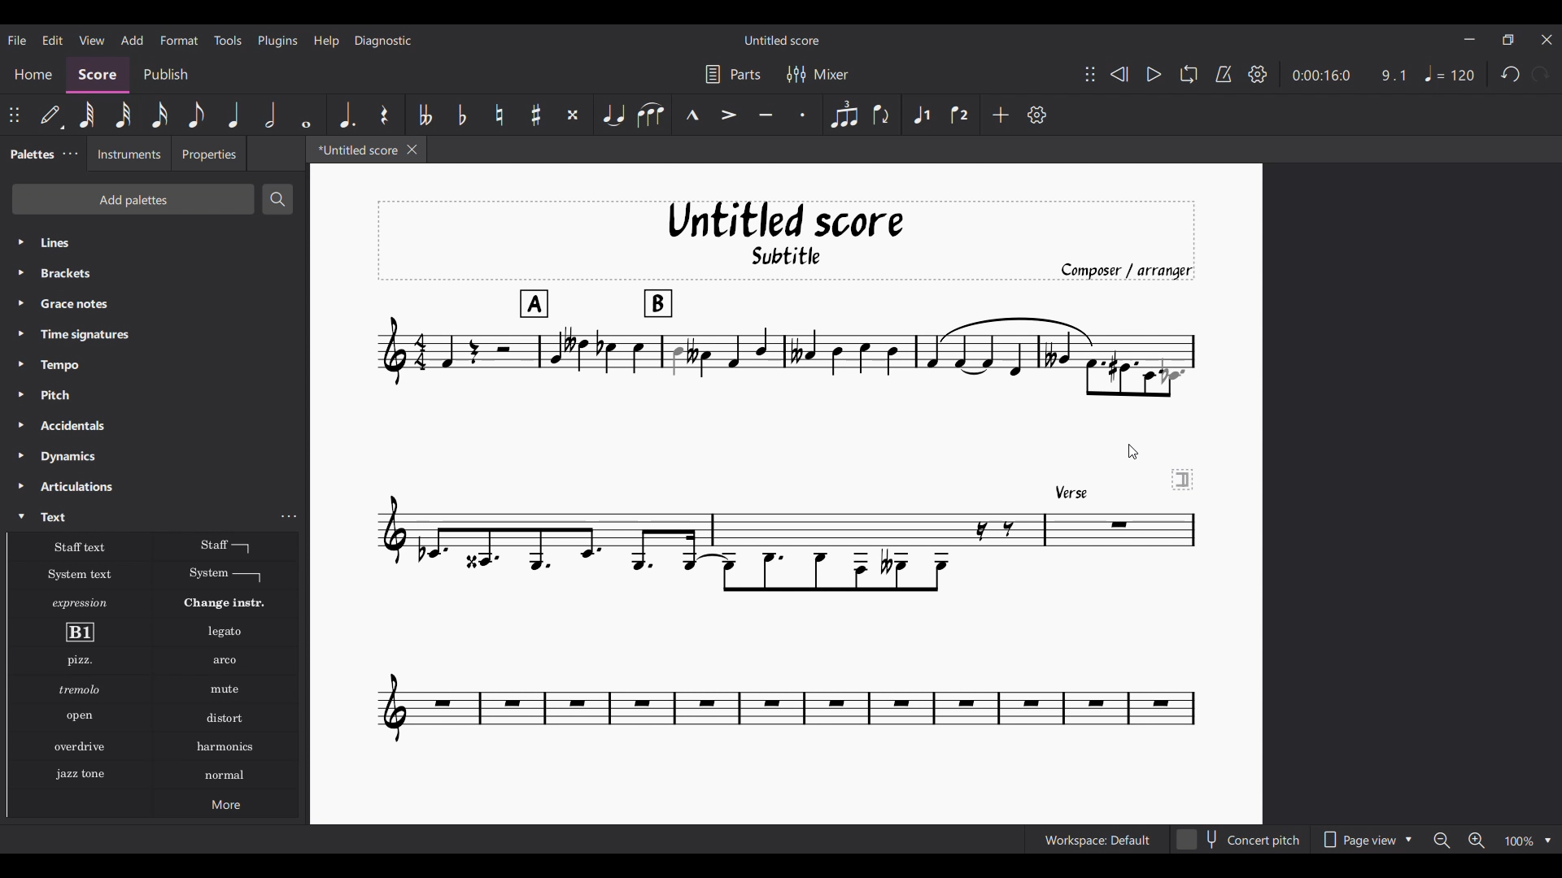 The height and width of the screenshot is (878, 1562). I want to click on Change position, so click(14, 115).